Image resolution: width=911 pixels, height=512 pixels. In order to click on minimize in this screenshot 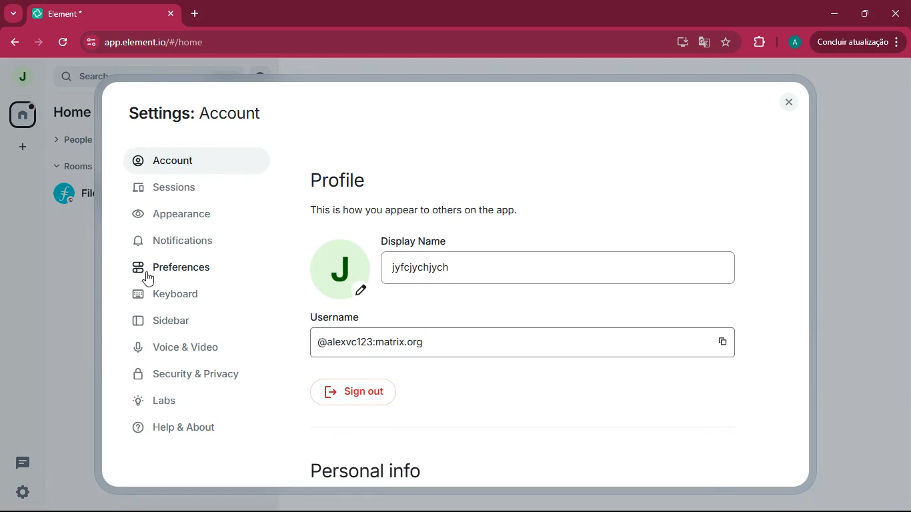, I will do `click(835, 13)`.